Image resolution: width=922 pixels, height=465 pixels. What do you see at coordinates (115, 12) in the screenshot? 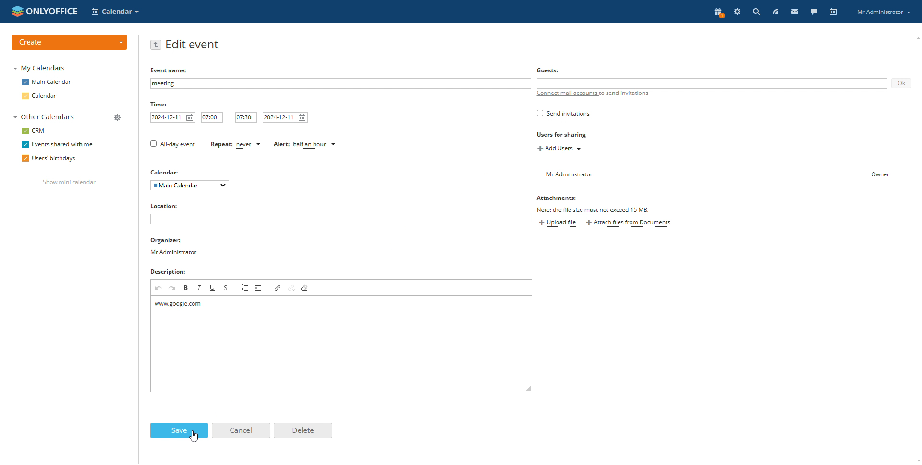
I see `selct calendar` at bounding box center [115, 12].